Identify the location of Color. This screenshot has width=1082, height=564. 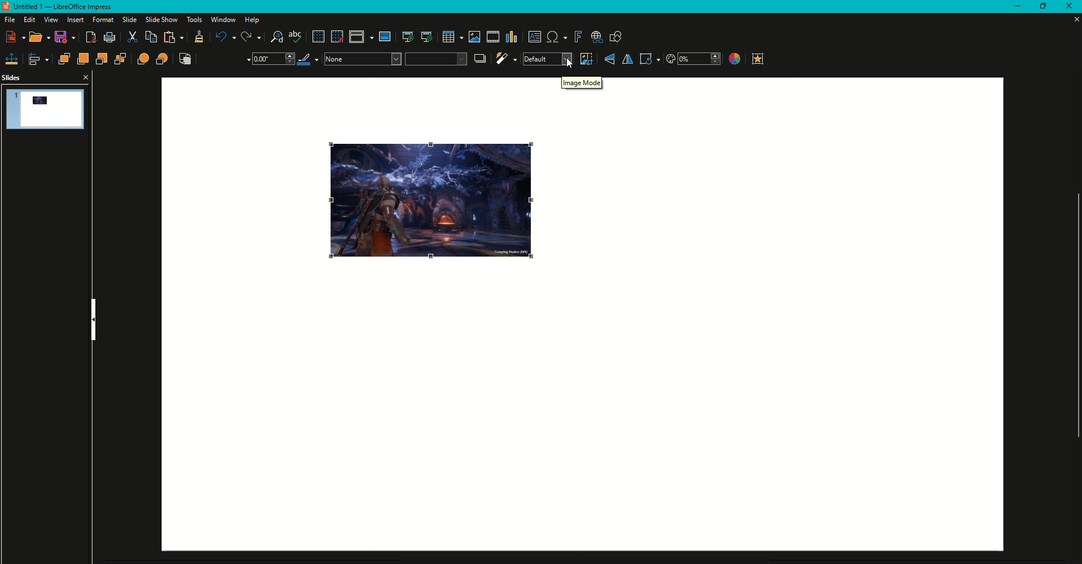
(733, 60).